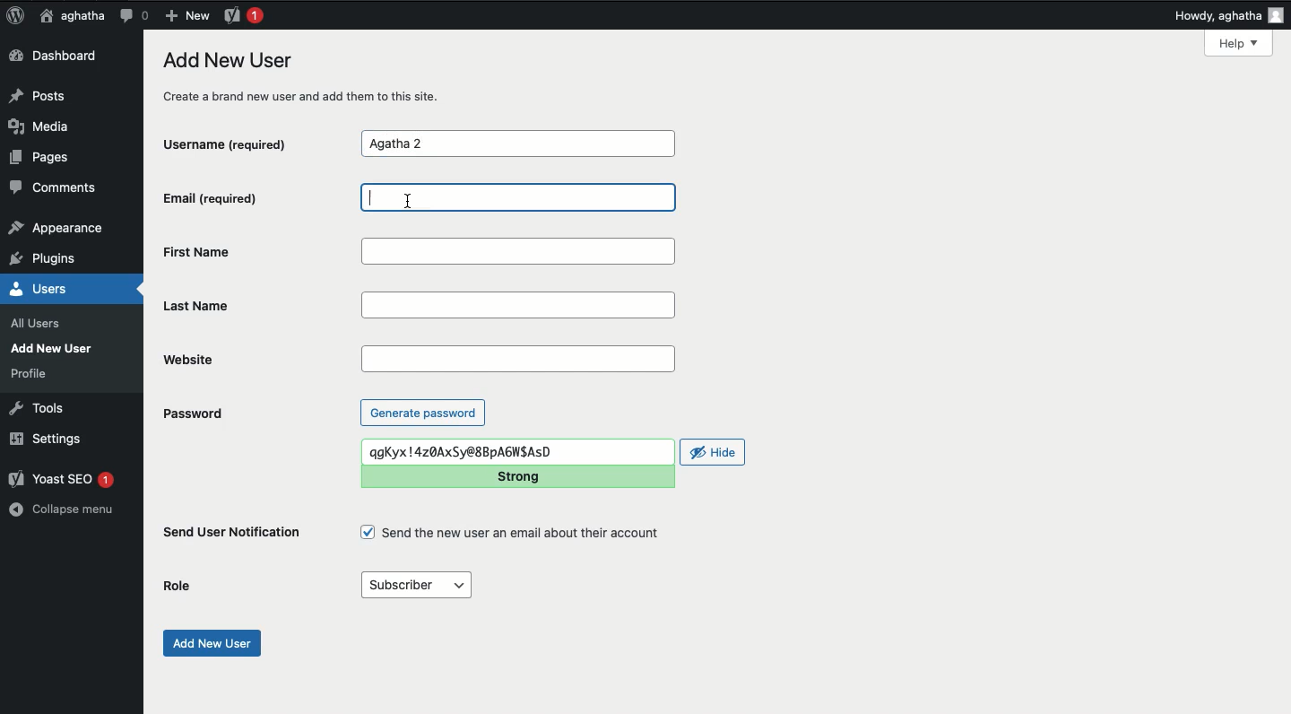 The height and width of the screenshot is (714, 1291). What do you see at coordinates (519, 251) in the screenshot?
I see `First name` at bounding box center [519, 251].